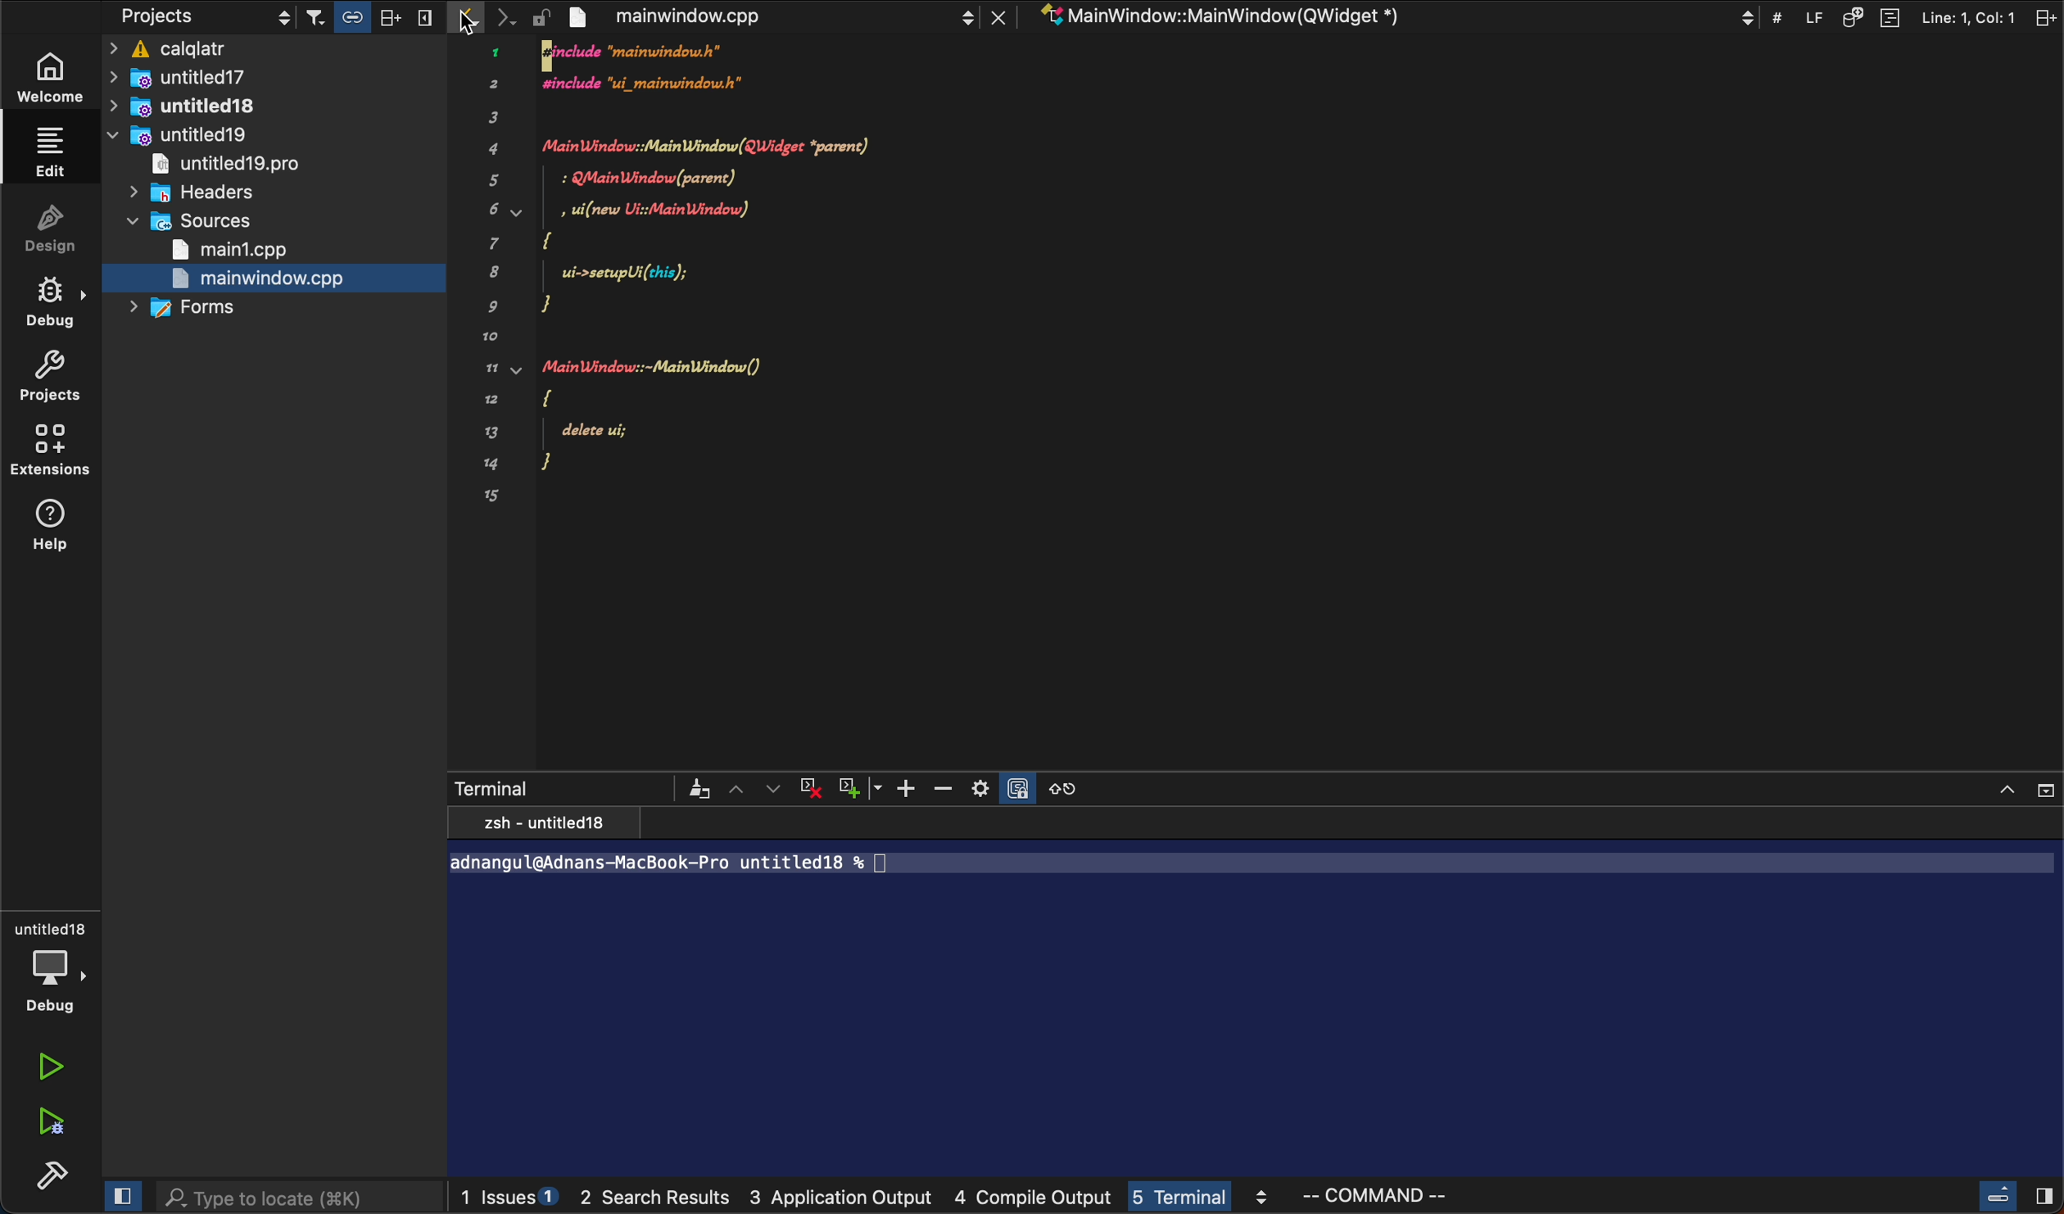 The image size is (2064, 1214). I want to click on untitled 18, so click(203, 106).